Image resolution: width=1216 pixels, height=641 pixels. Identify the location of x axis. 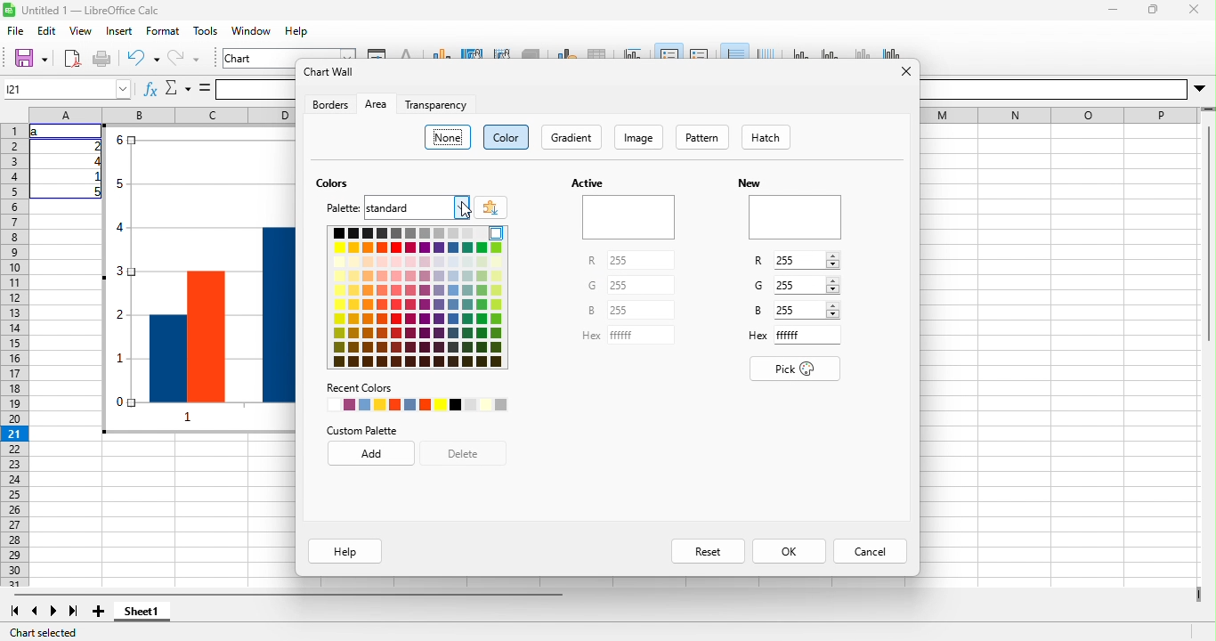
(802, 52).